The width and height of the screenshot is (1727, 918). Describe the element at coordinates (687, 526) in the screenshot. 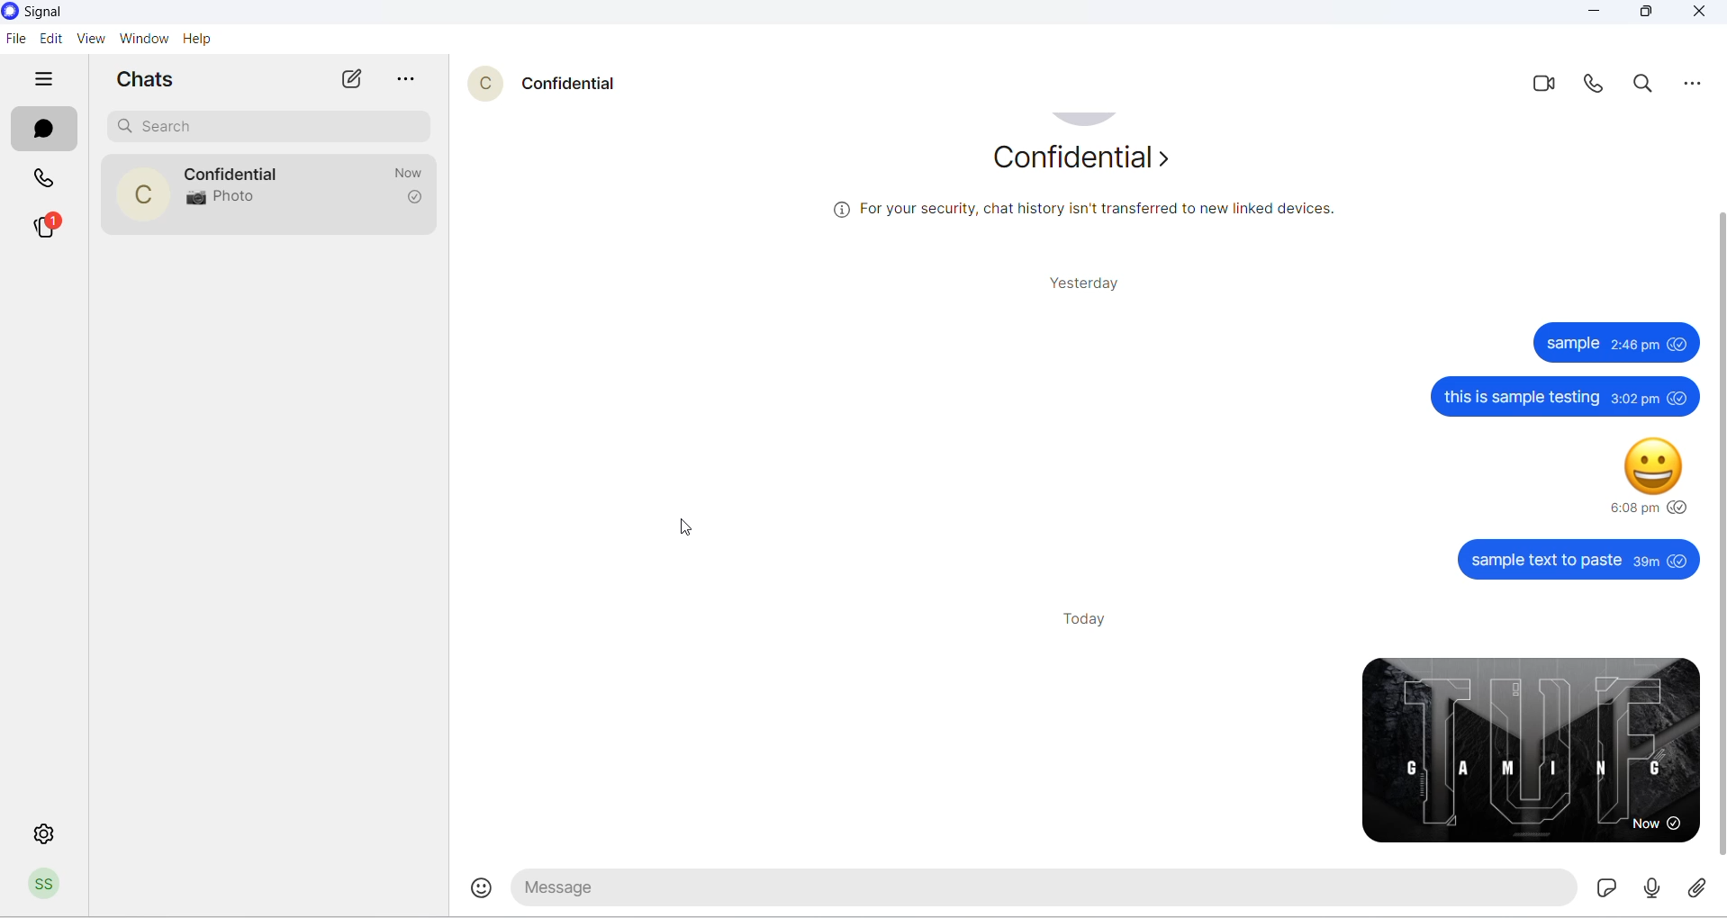

I see `cursor` at that location.